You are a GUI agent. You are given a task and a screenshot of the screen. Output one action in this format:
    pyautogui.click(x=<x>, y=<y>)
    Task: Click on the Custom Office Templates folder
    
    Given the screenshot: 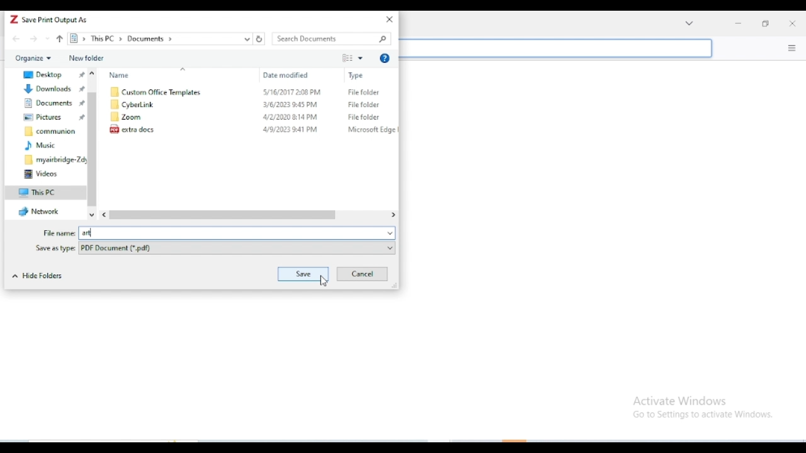 What is the action you would take?
    pyautogui.click(x=154, y=92)
    